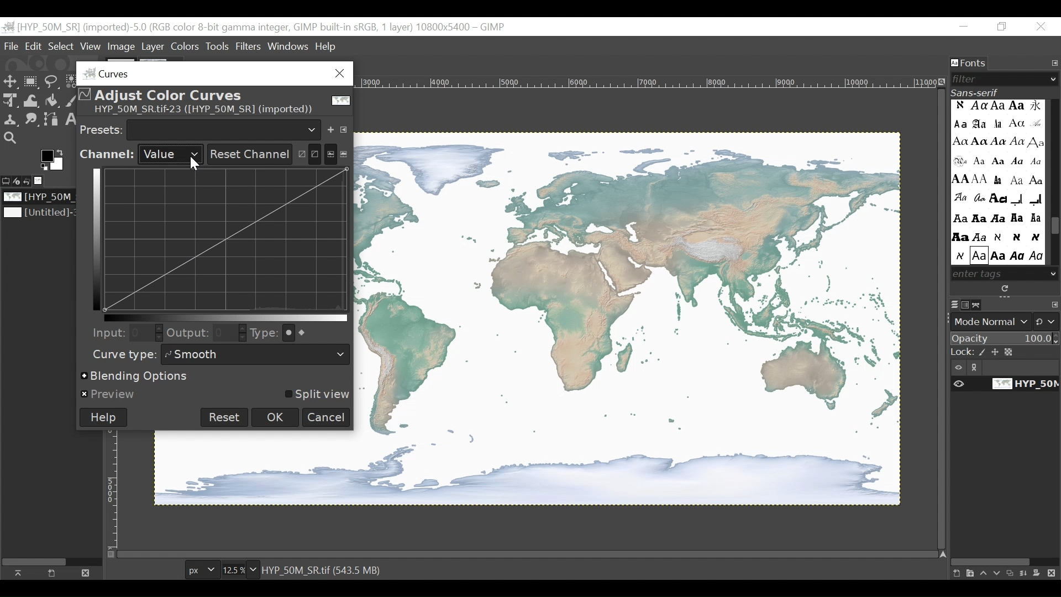 The height and width of the screenshot is (597, 1061). What do you see at coordinates (52, 121) in the screenshot?
I see `Paths Tool` at bounding box center [52, 121].